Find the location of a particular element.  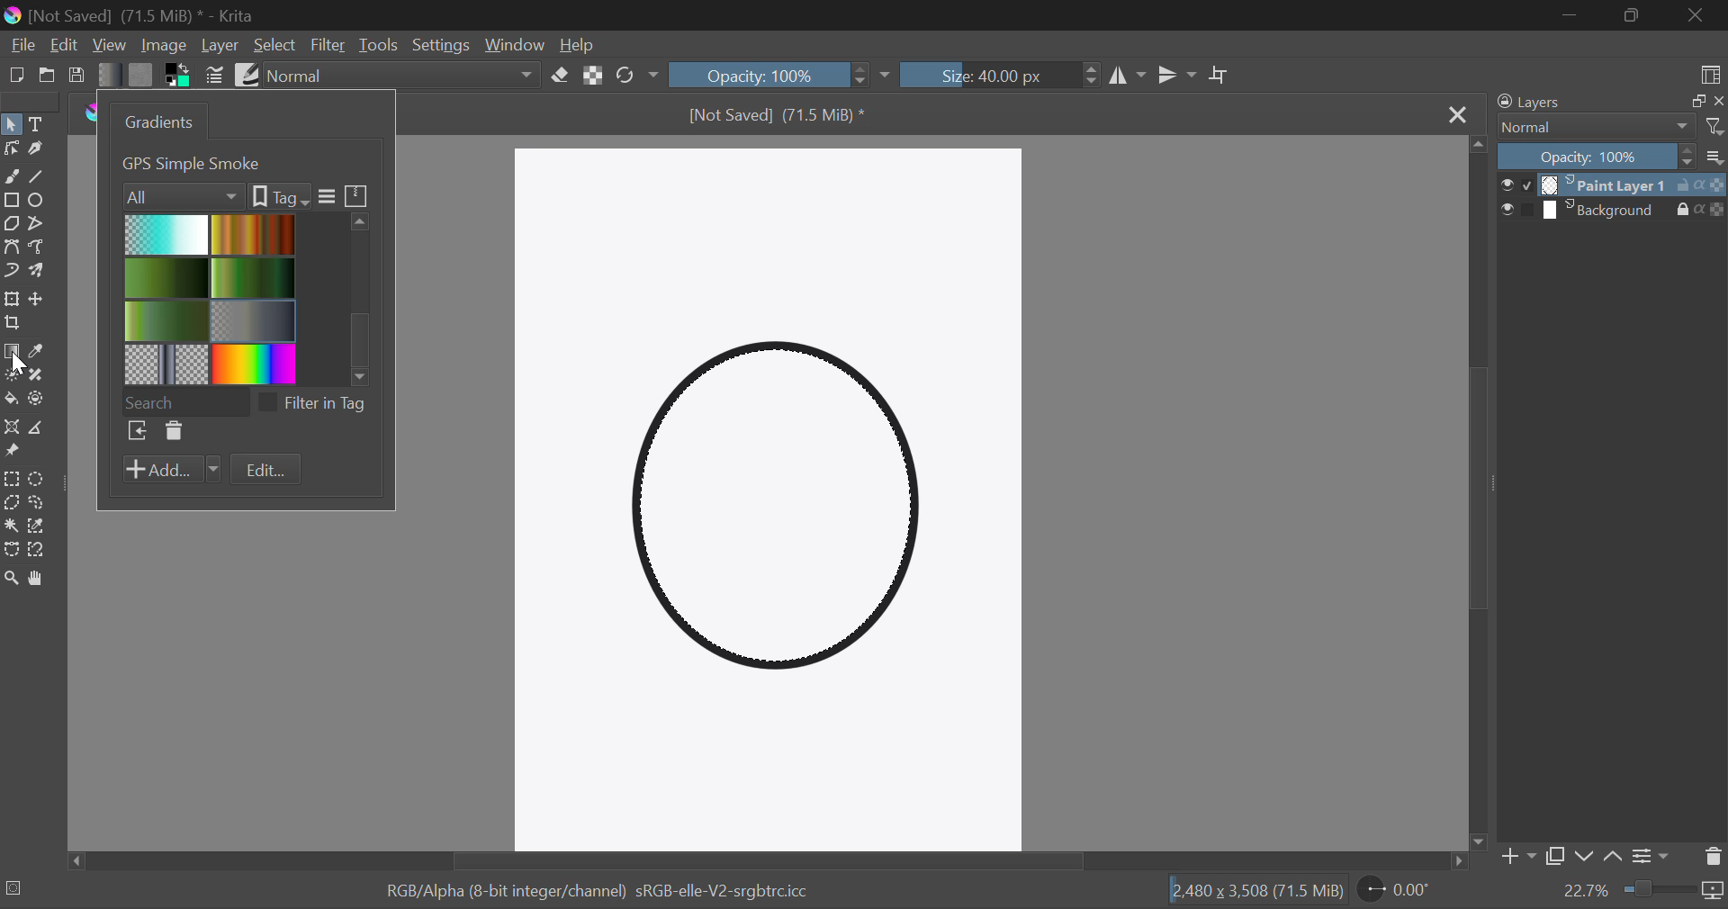

Edit Shapes is located at coordinates (11, 150).